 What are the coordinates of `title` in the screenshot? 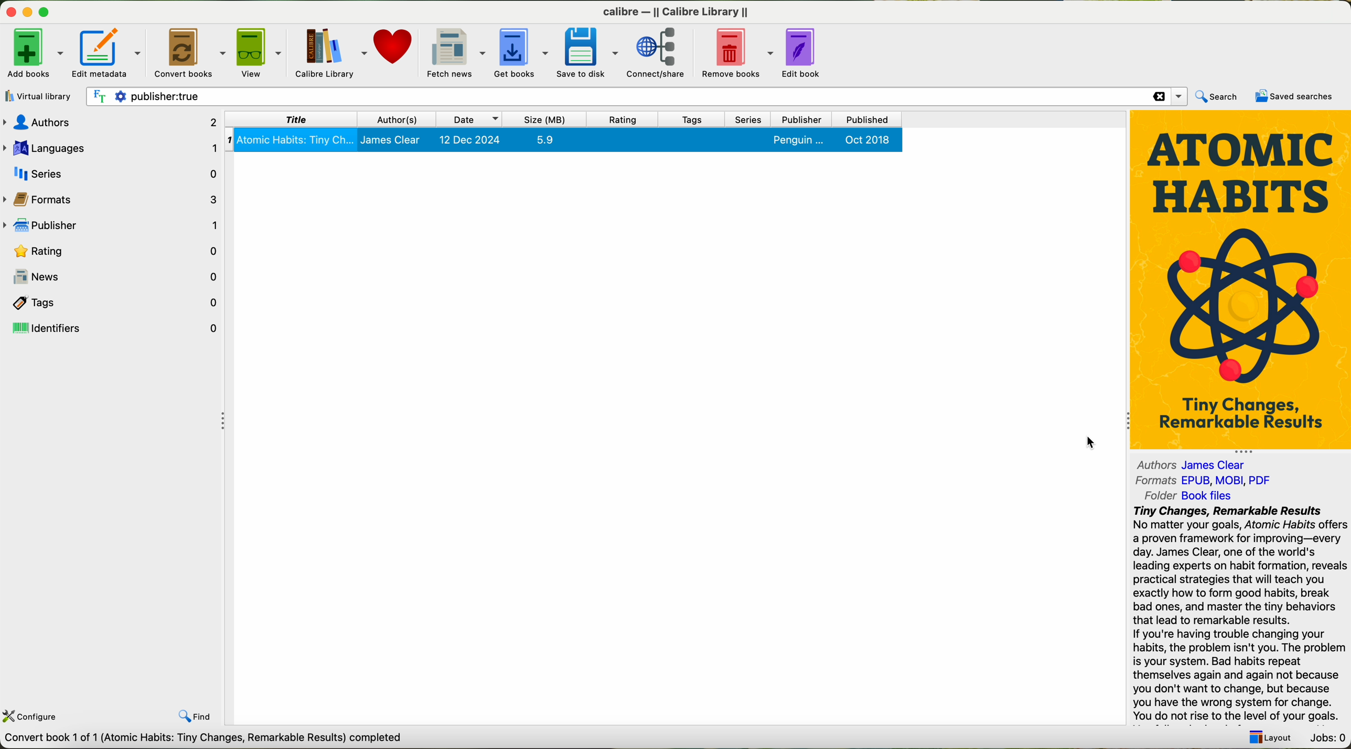 It's located at (290, 120).